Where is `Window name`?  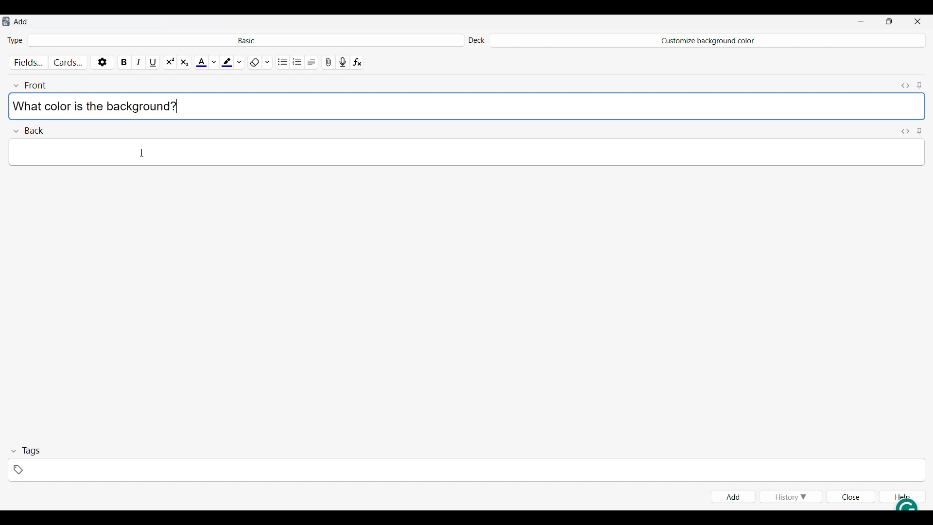 Window name is located at coordinates (21, 21).